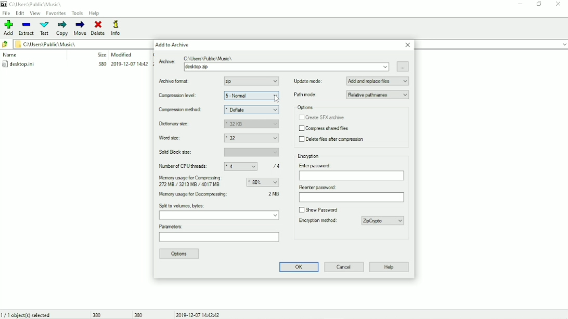 The image size is (568, 319). What do you see at coordinates (351, 194) in the screenshot?
I see `Reenter password` at bounding box center [351, 194].